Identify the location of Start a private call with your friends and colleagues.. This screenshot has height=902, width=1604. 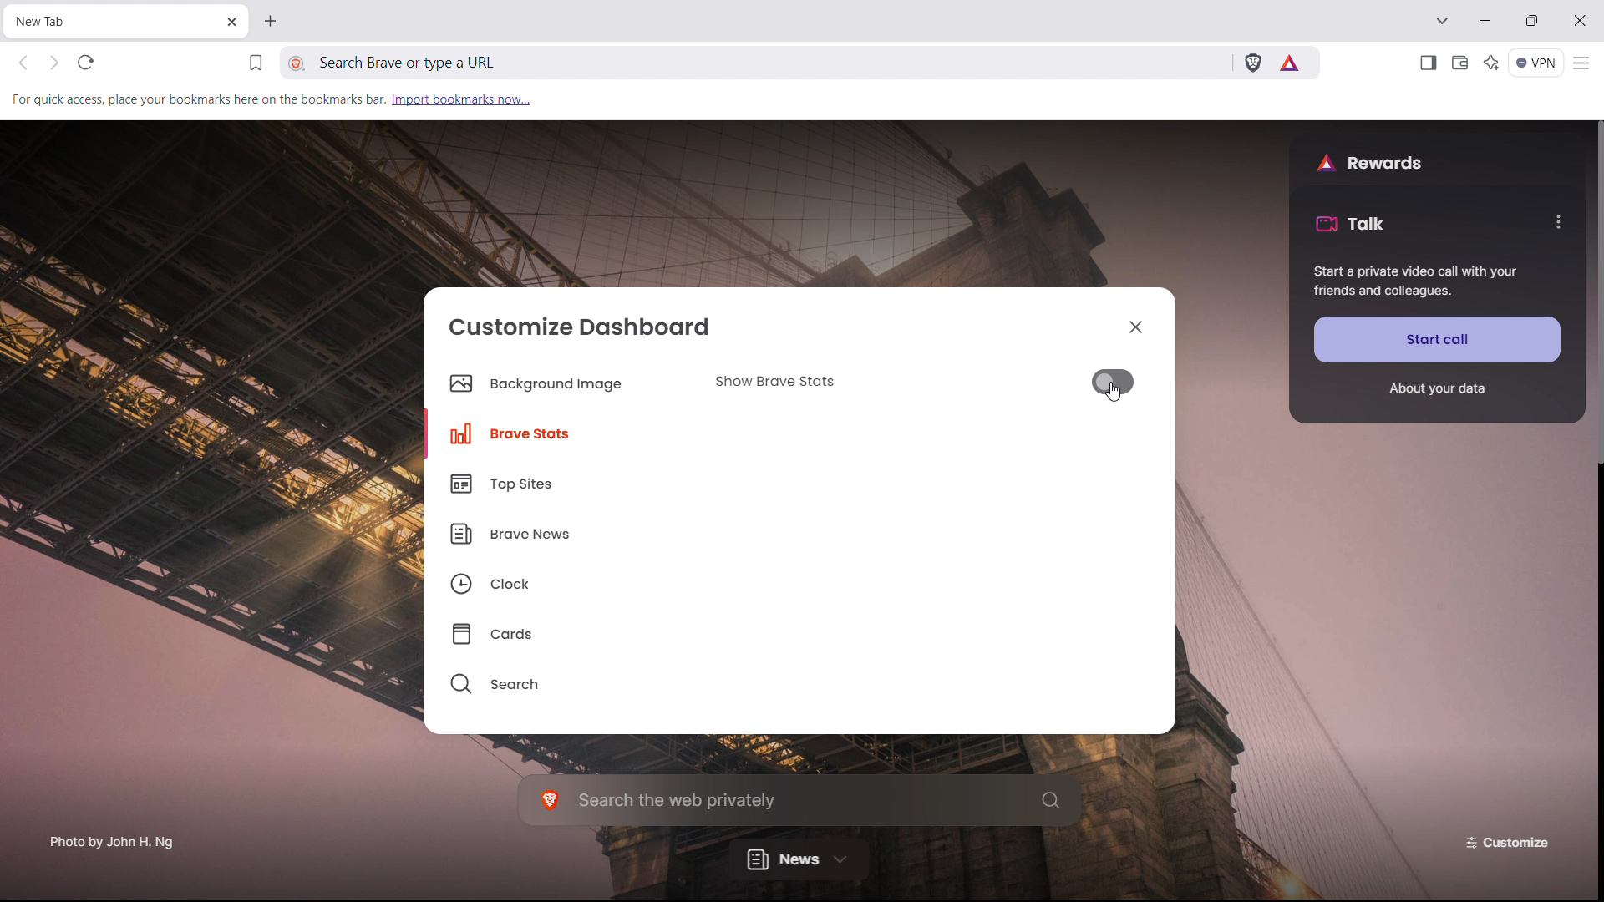
(1416, 282).